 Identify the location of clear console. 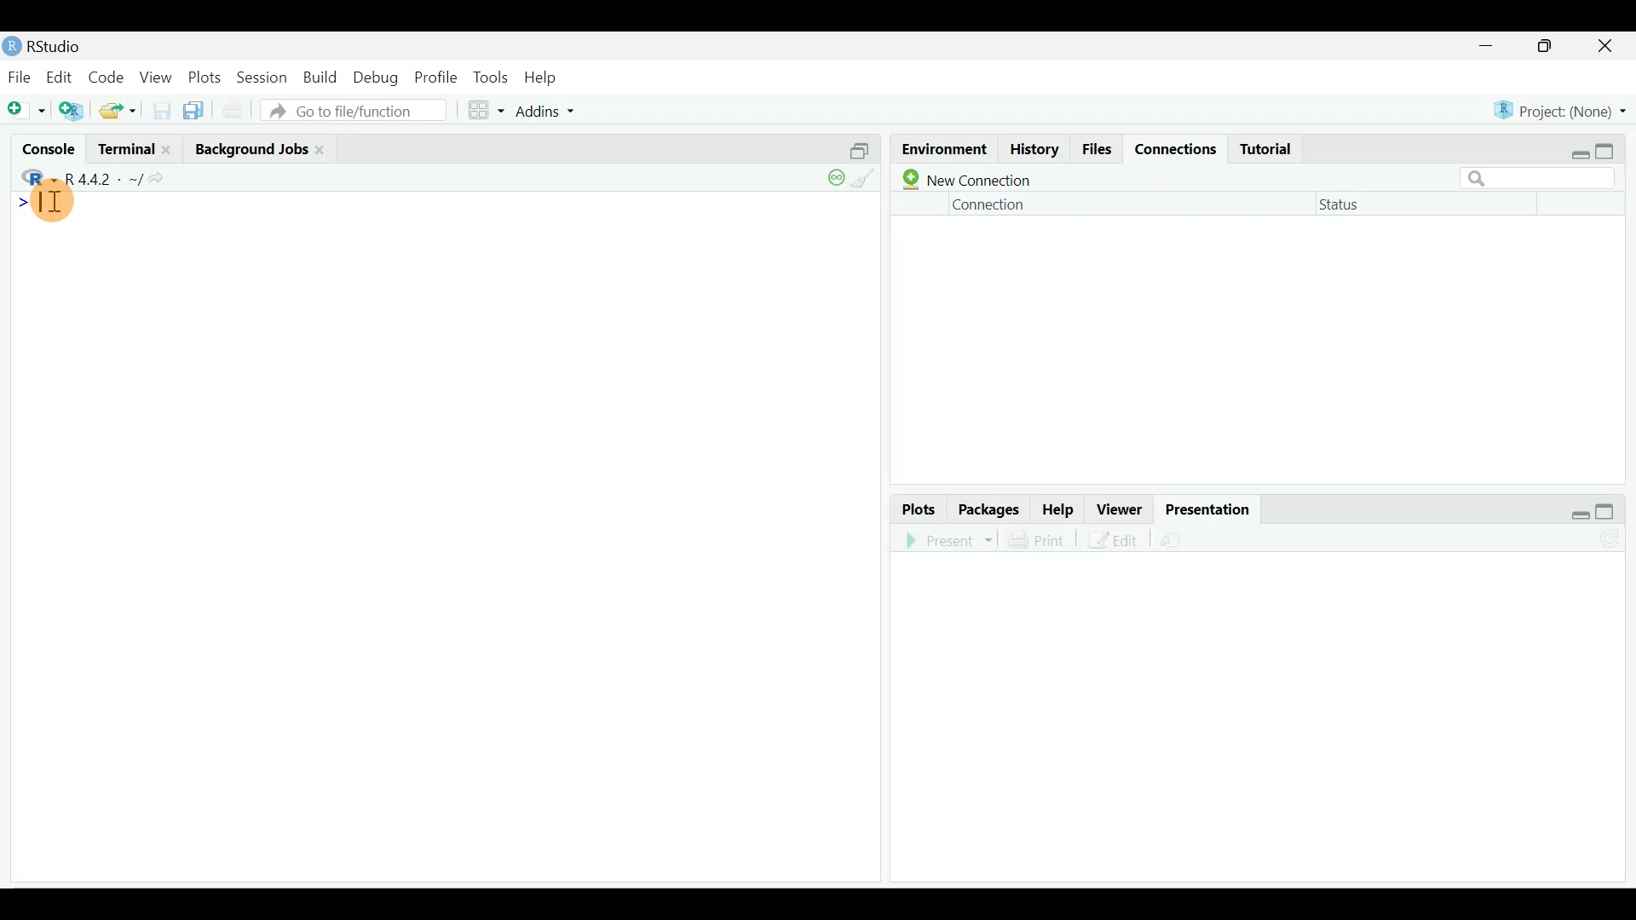
(869, 182).